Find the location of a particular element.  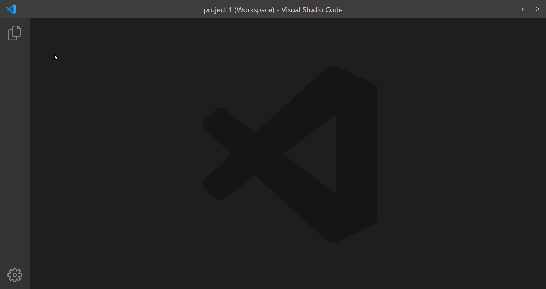

manage is located at coordinates (15, 275).